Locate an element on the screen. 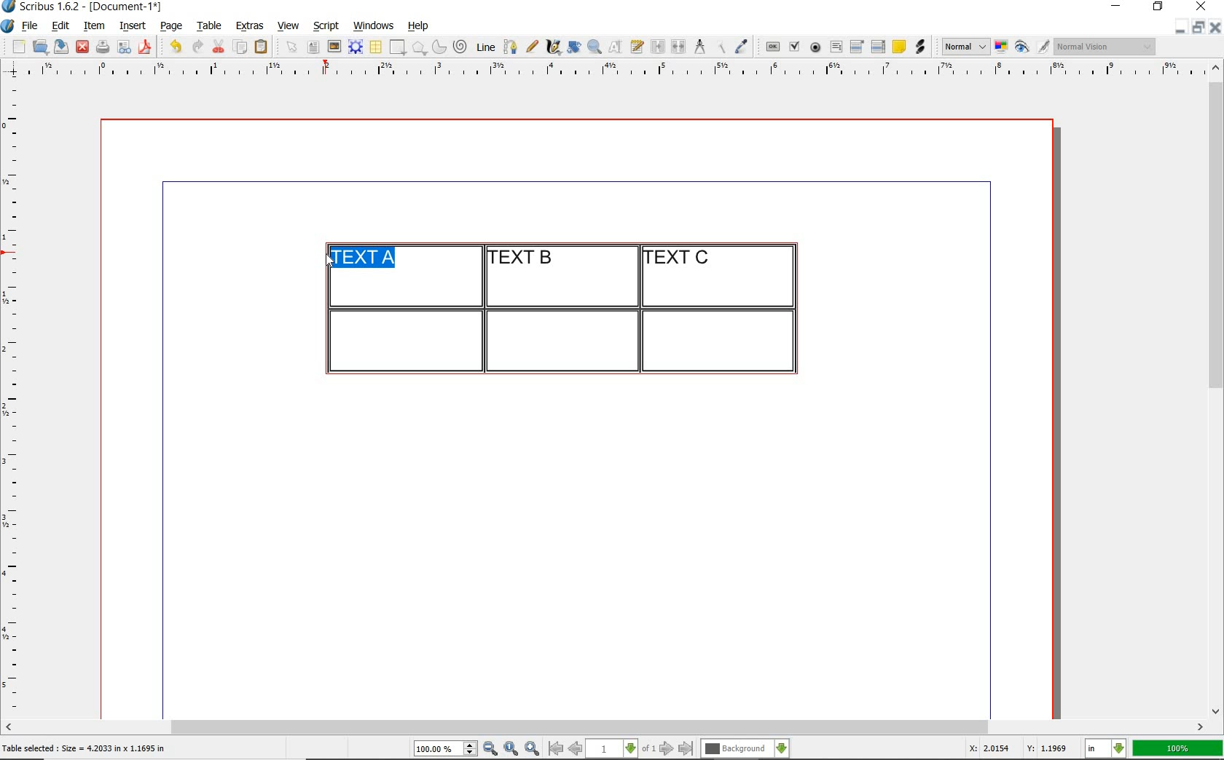 The image size is (1224, 760). edit is located at coordinates (61, 25).